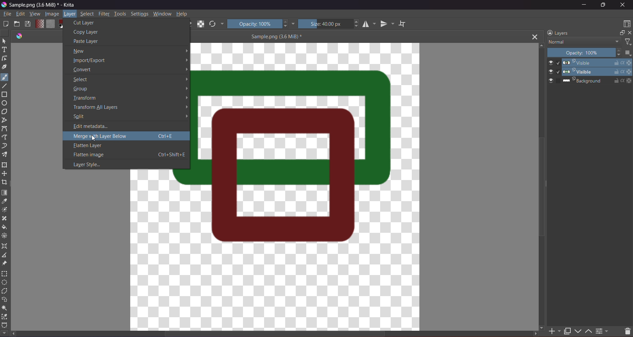 The image size is (633, 337). Describe the element at coordinates (369, 24) in the screenshot. I see `Horizontal Mirror Tool` at that location.